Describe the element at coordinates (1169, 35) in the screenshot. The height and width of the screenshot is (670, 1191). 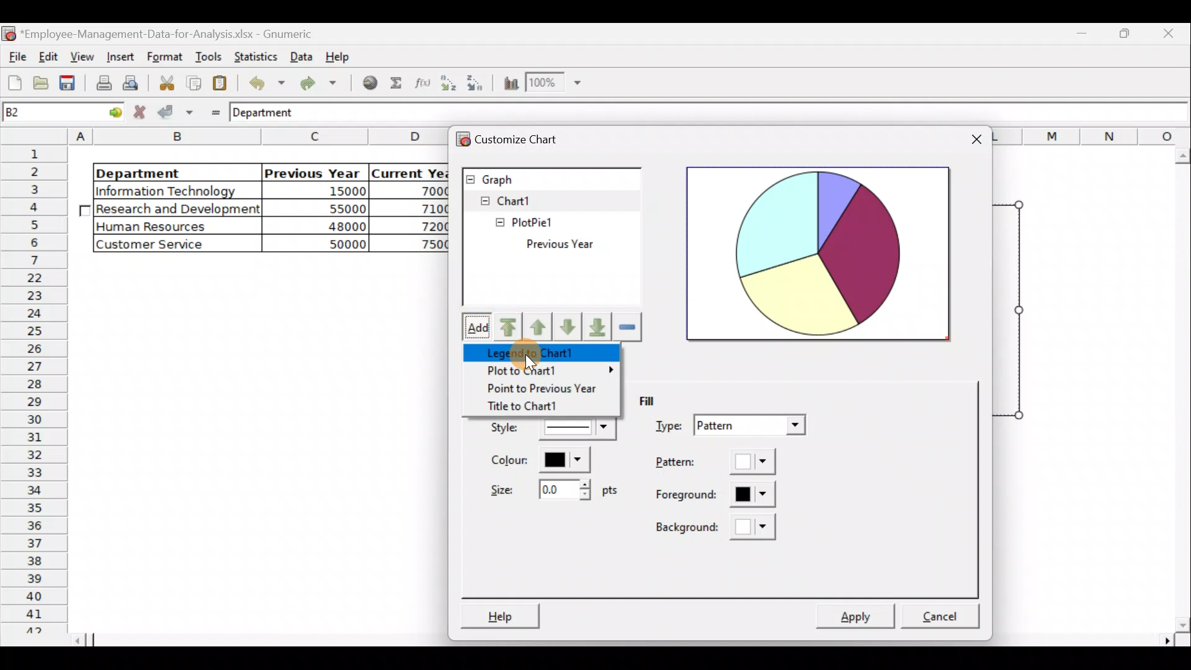
I see `Close` at that location.